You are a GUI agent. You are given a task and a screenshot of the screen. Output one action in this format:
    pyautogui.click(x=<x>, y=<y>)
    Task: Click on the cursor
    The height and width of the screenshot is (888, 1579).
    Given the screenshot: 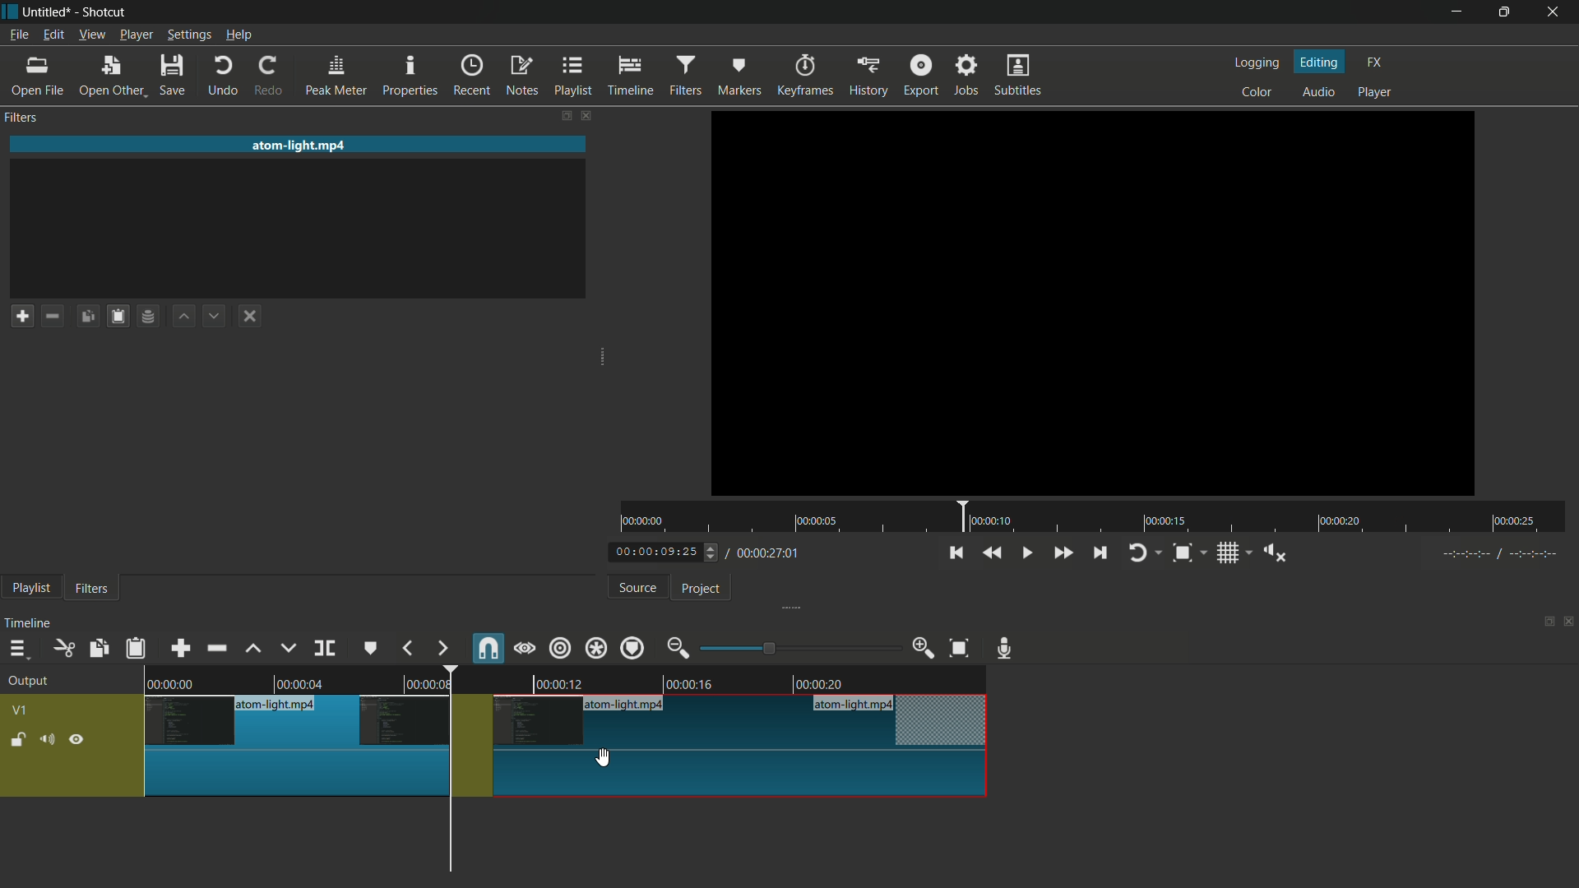 What is the action you would take?
    pyautogui.click(x=603, y=759)
    